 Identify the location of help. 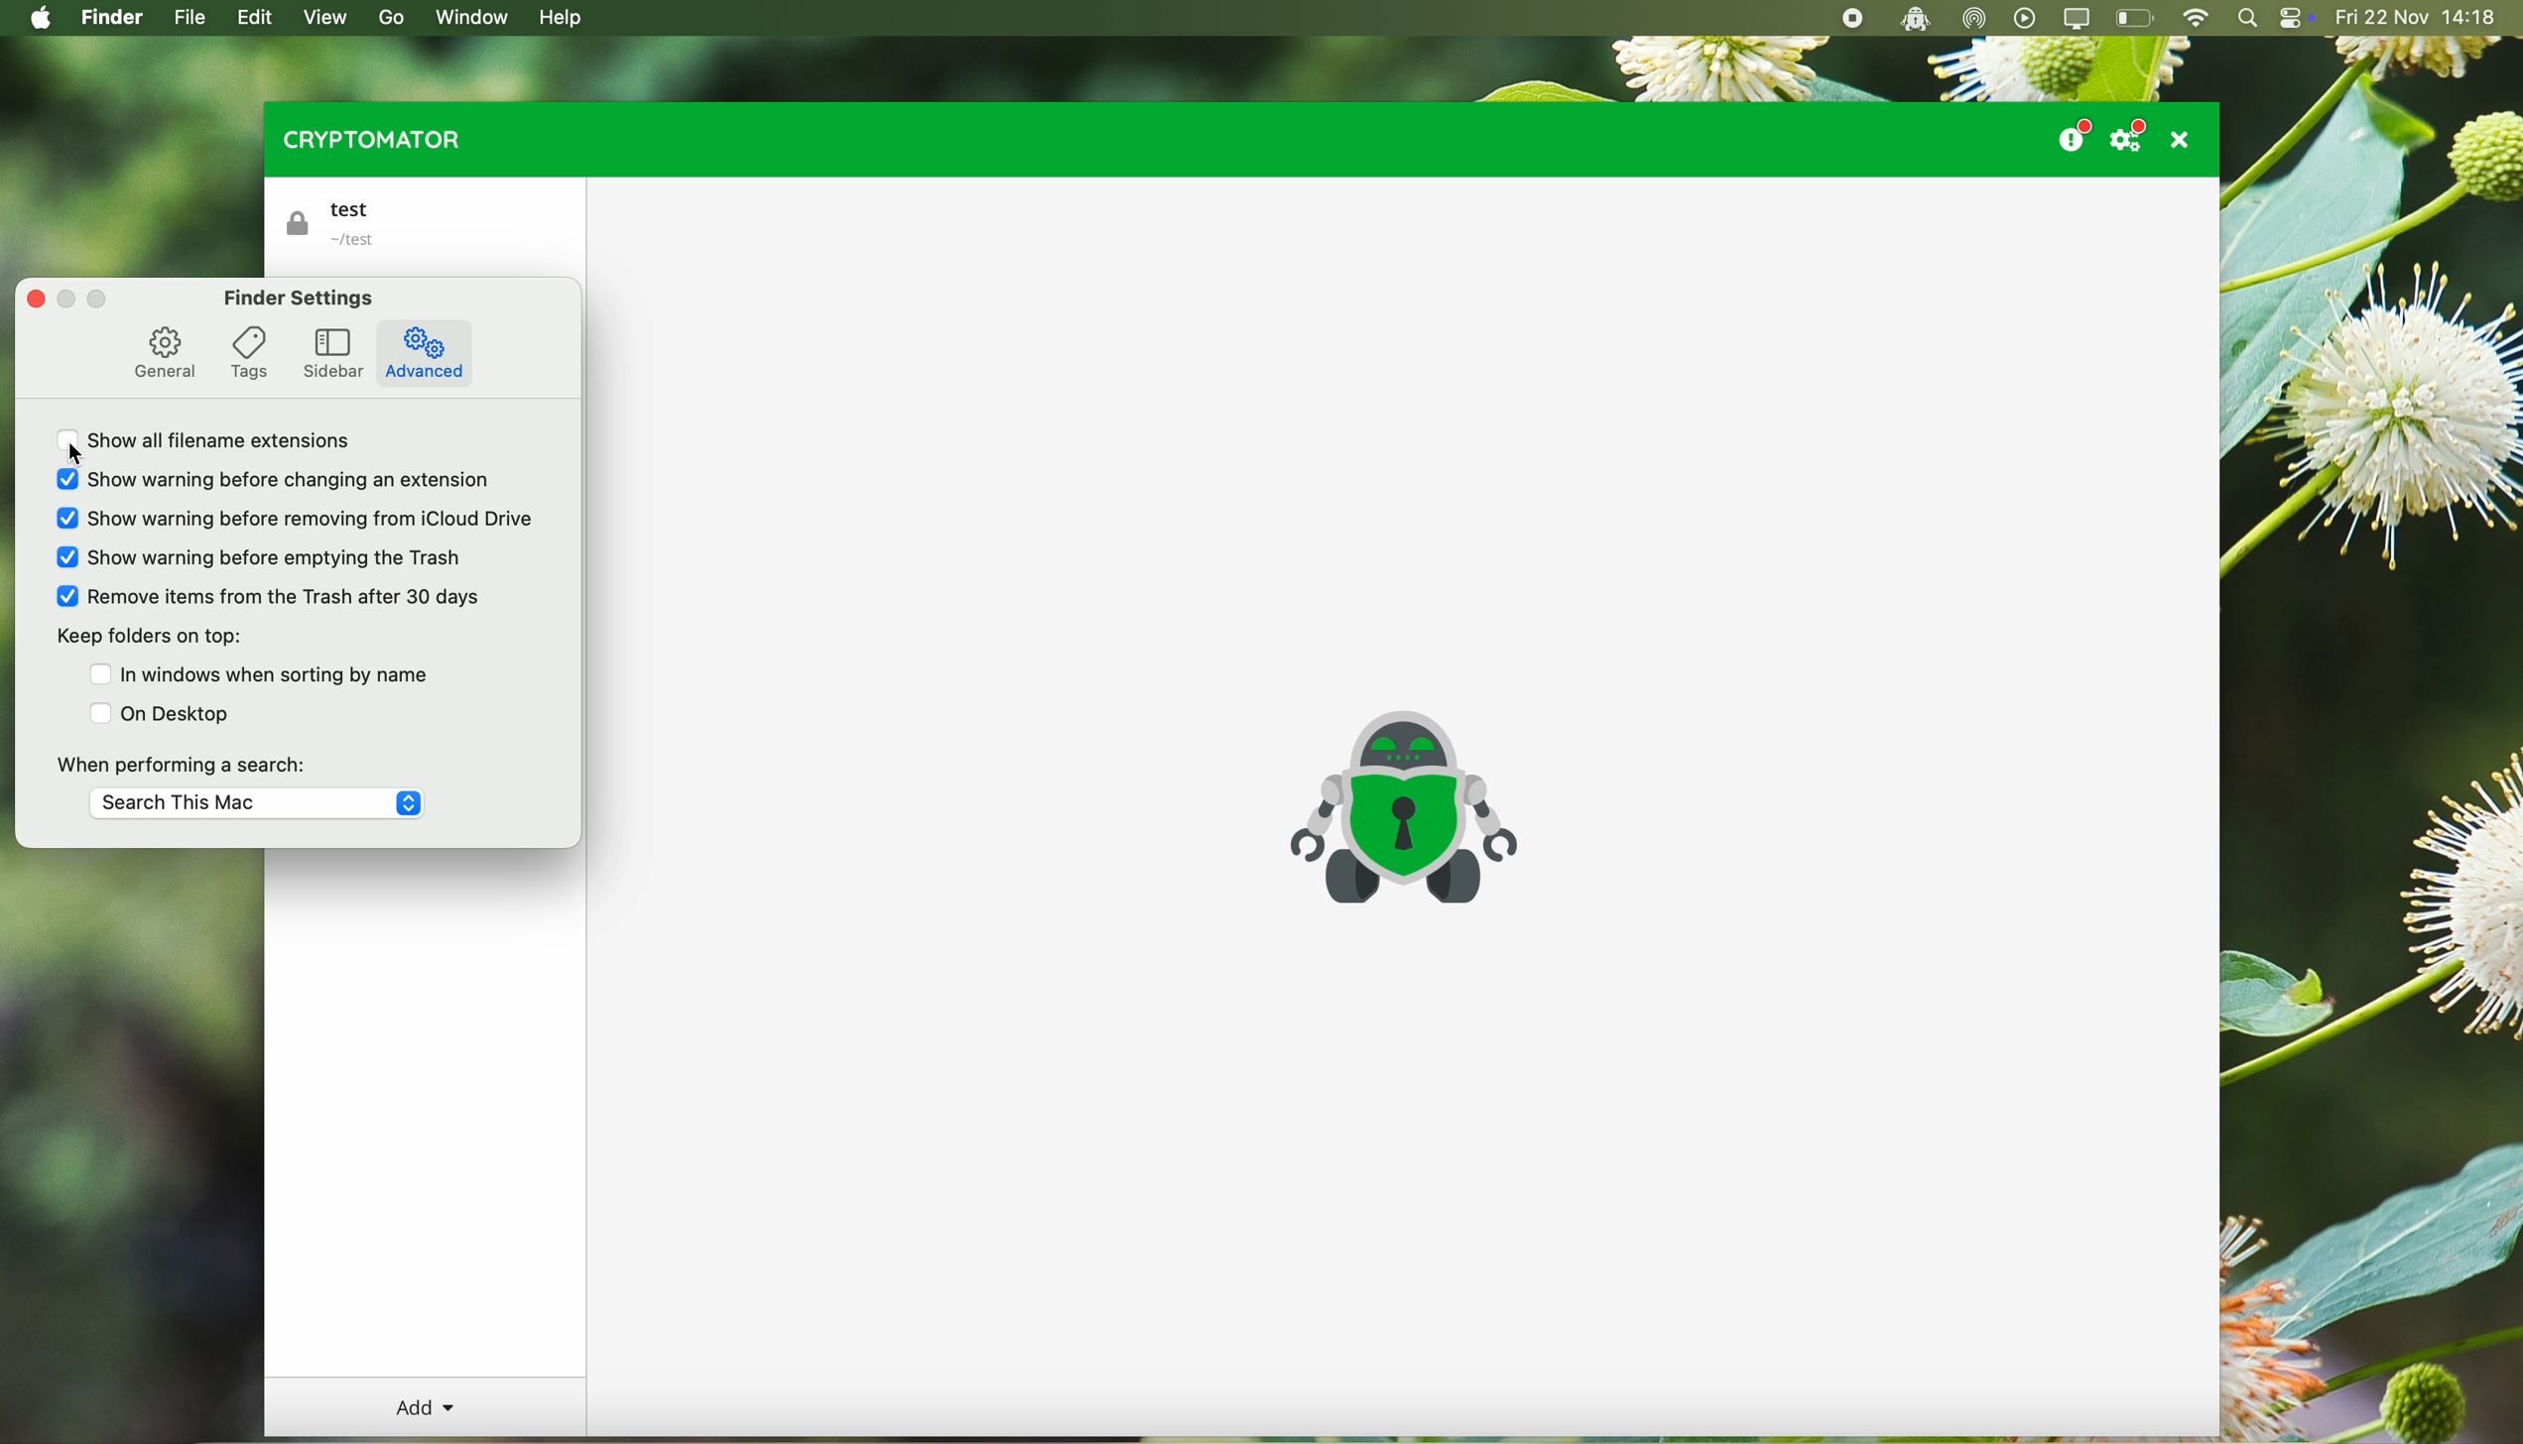
(566, 19).